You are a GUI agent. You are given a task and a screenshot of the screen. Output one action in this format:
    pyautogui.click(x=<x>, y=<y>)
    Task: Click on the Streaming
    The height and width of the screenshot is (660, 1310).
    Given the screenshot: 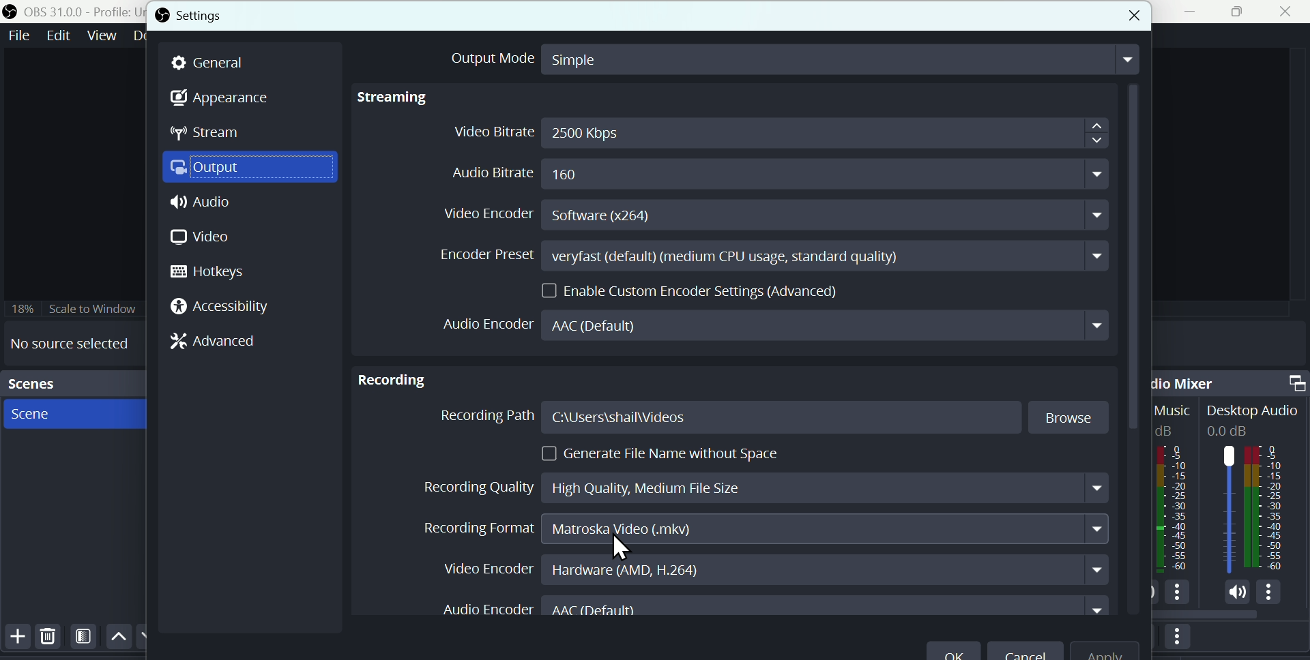 What is the action you would take?
    pyautogui.click(x=398, y=102)
    